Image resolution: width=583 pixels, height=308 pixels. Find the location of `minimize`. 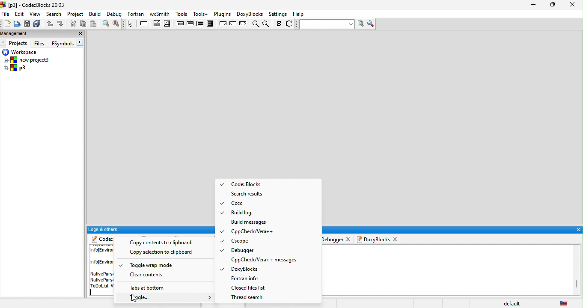

minimize is located at coordinates (533, 6).